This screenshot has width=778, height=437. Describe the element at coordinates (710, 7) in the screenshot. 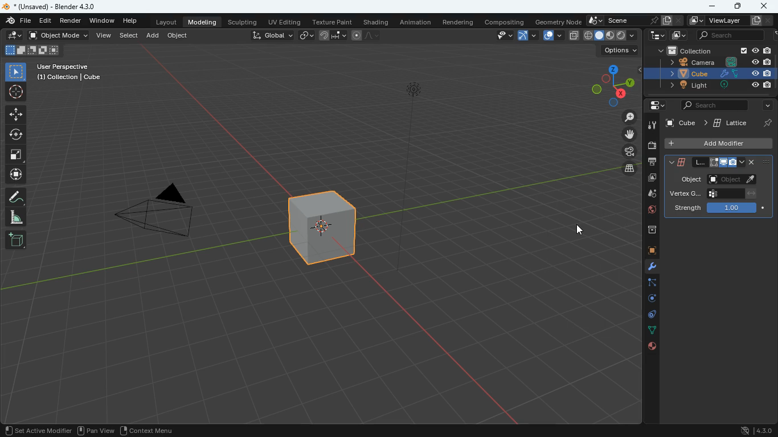

I see `minimize` at that location.